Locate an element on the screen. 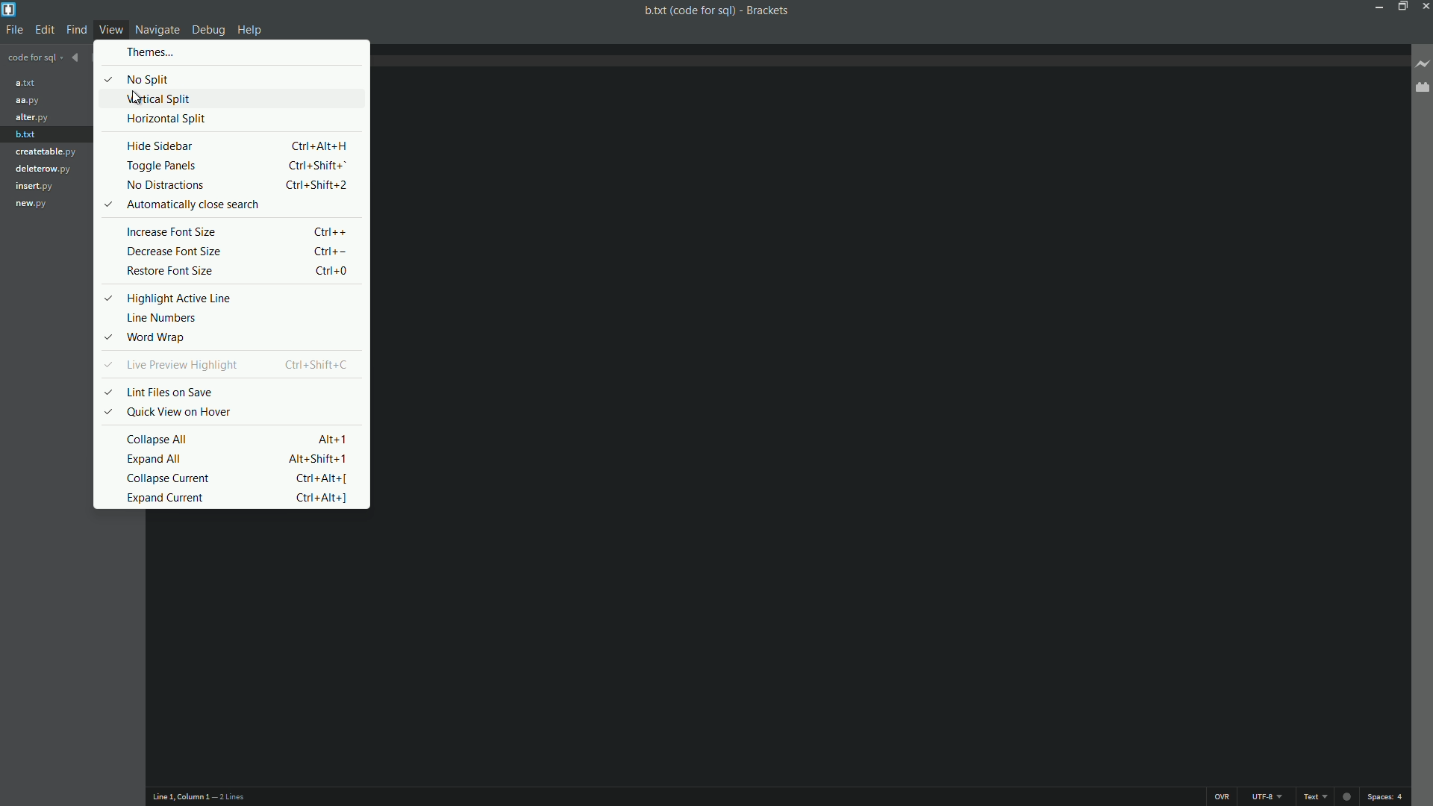 The width and height of the screenshot is (1433, 806). hide sidebar is located at coordinates (239, 146).